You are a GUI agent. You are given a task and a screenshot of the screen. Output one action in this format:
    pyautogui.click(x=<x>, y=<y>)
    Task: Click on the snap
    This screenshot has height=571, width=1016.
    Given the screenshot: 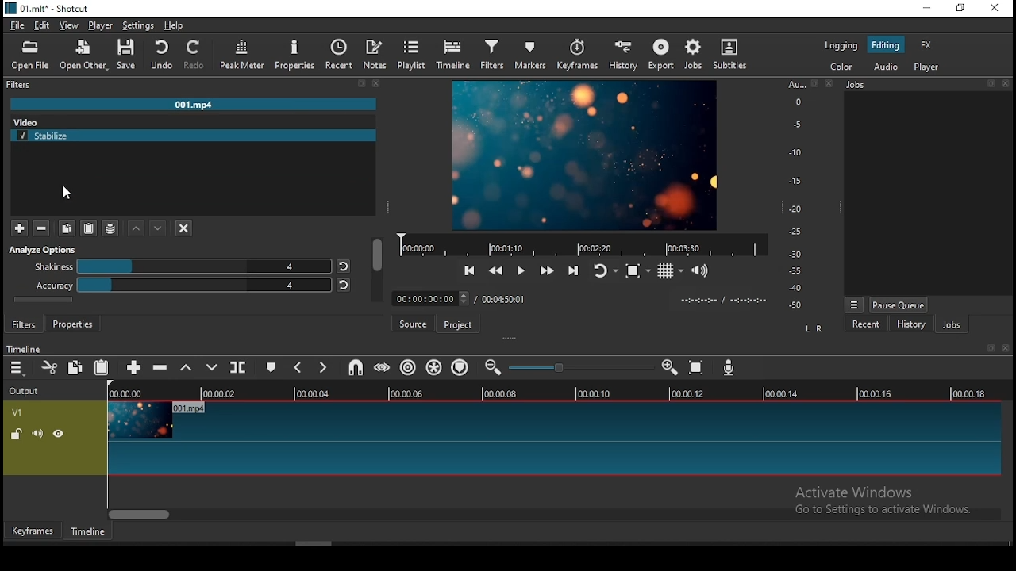 What is the action you would take?
    pyautogui.click(x=356, y=367)
    